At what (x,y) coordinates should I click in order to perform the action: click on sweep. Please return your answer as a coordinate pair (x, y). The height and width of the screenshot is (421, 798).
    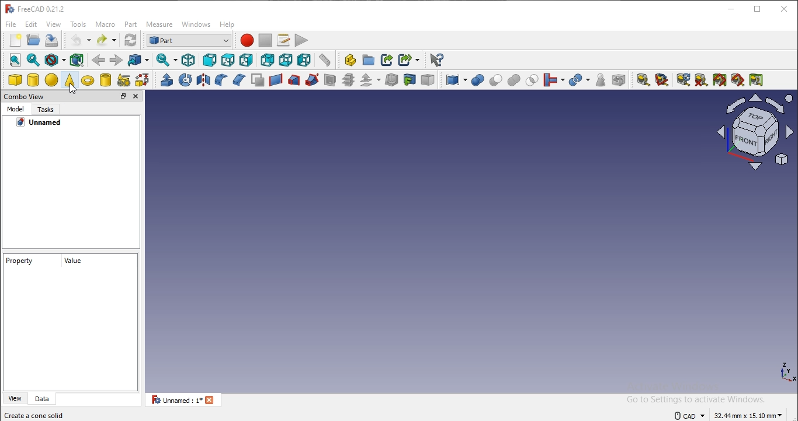
    Looking at the image, I should click on (311, 80).